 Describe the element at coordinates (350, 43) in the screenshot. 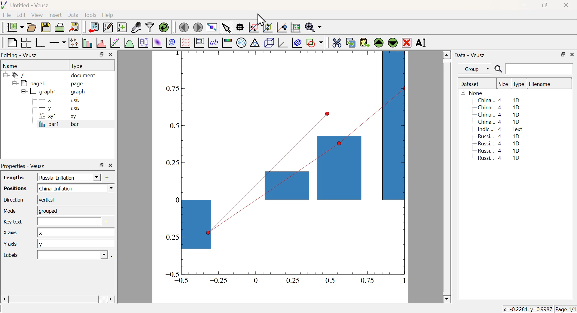

I see `Copy` at that location.